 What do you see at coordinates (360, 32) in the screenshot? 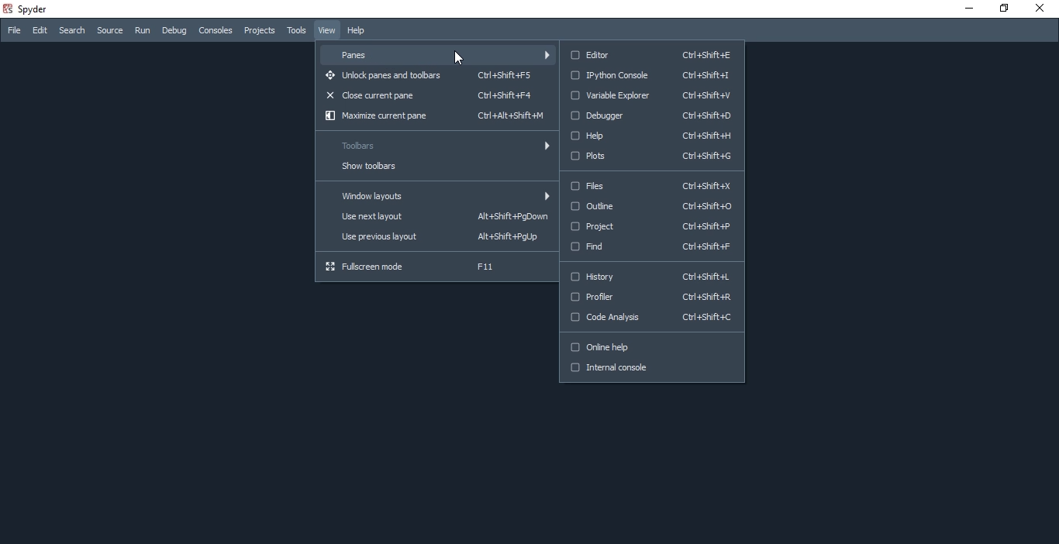
I see `Help` at bounding box center [360, 32].